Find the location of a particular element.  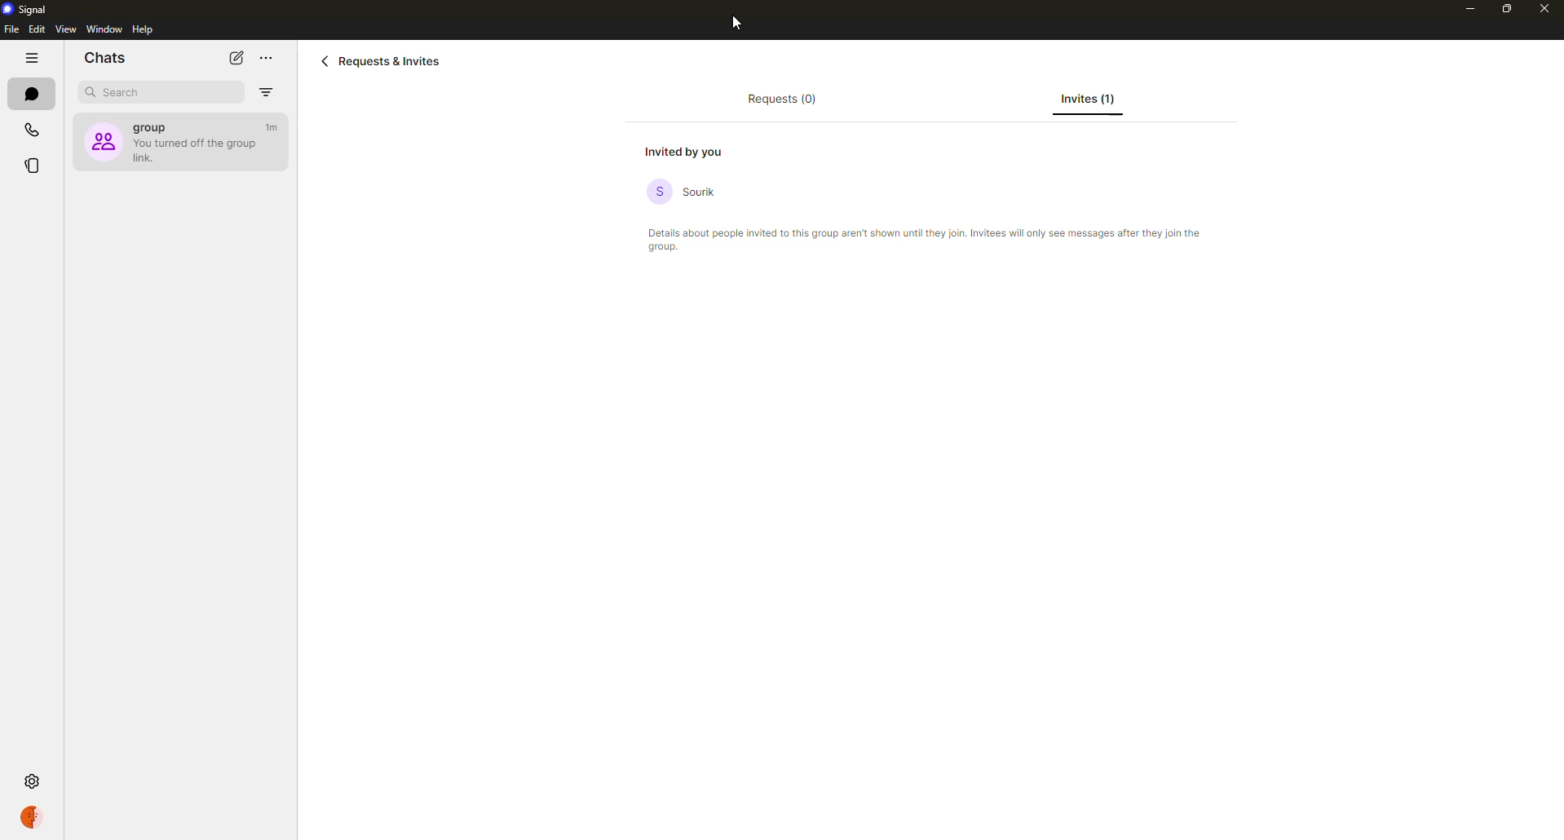

info is located at coordinates (932, 241).